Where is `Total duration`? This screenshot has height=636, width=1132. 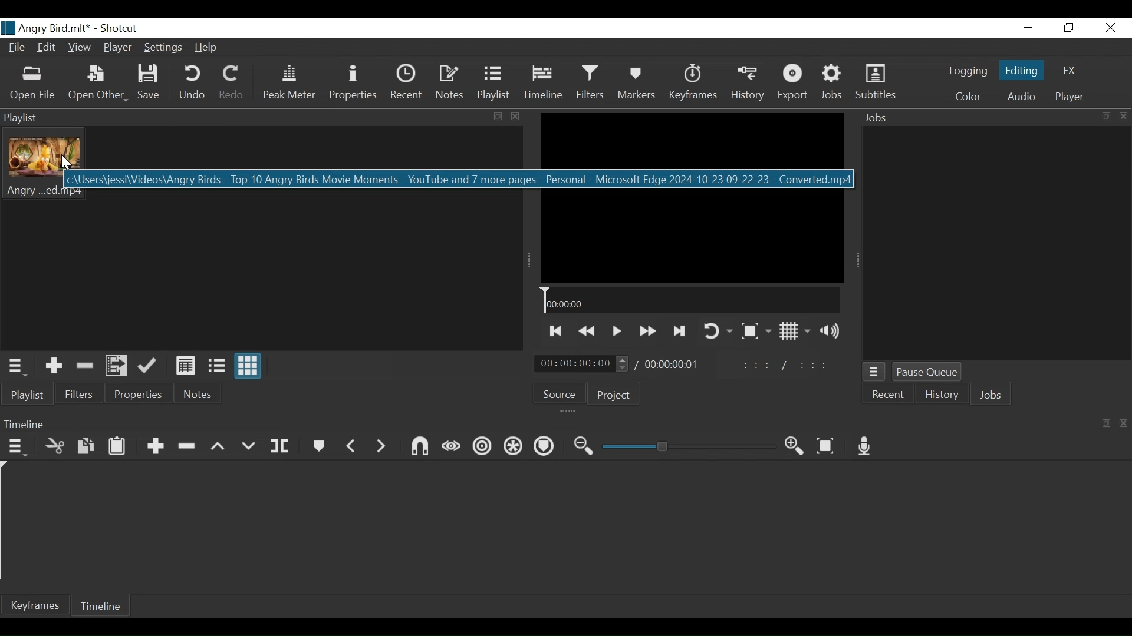 Total duration is located at coordinates (674, 364).